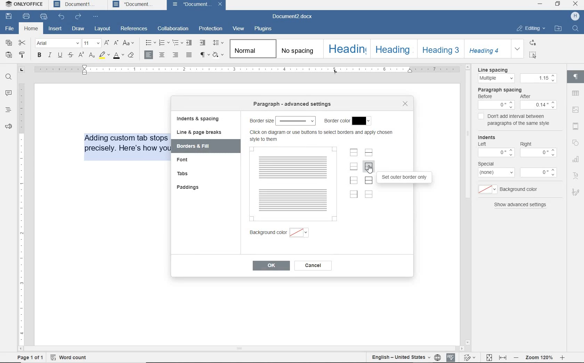 The image size is (584, 363). Describe the element at coordinates (576, 93) in the screenshot. I see `table` at that location.